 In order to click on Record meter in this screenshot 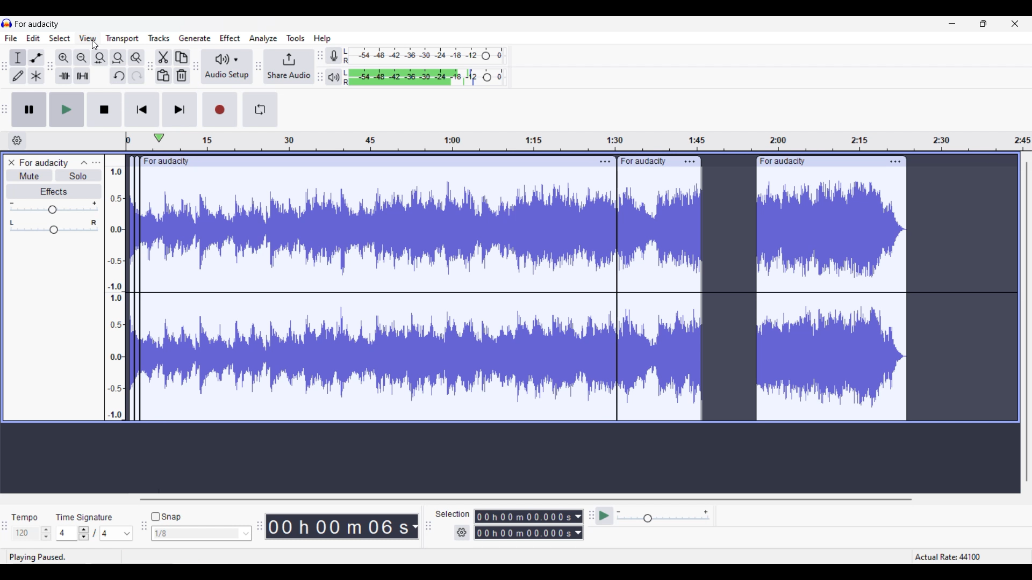, I will do `click(334, 55)`.